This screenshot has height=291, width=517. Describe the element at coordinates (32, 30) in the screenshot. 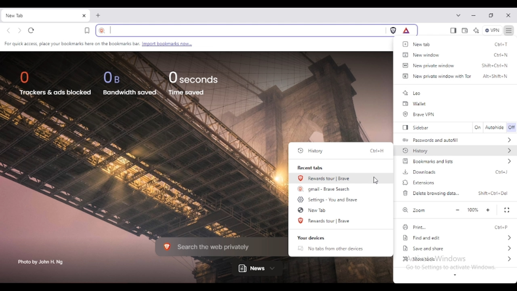

I see `reload this page` at that location.